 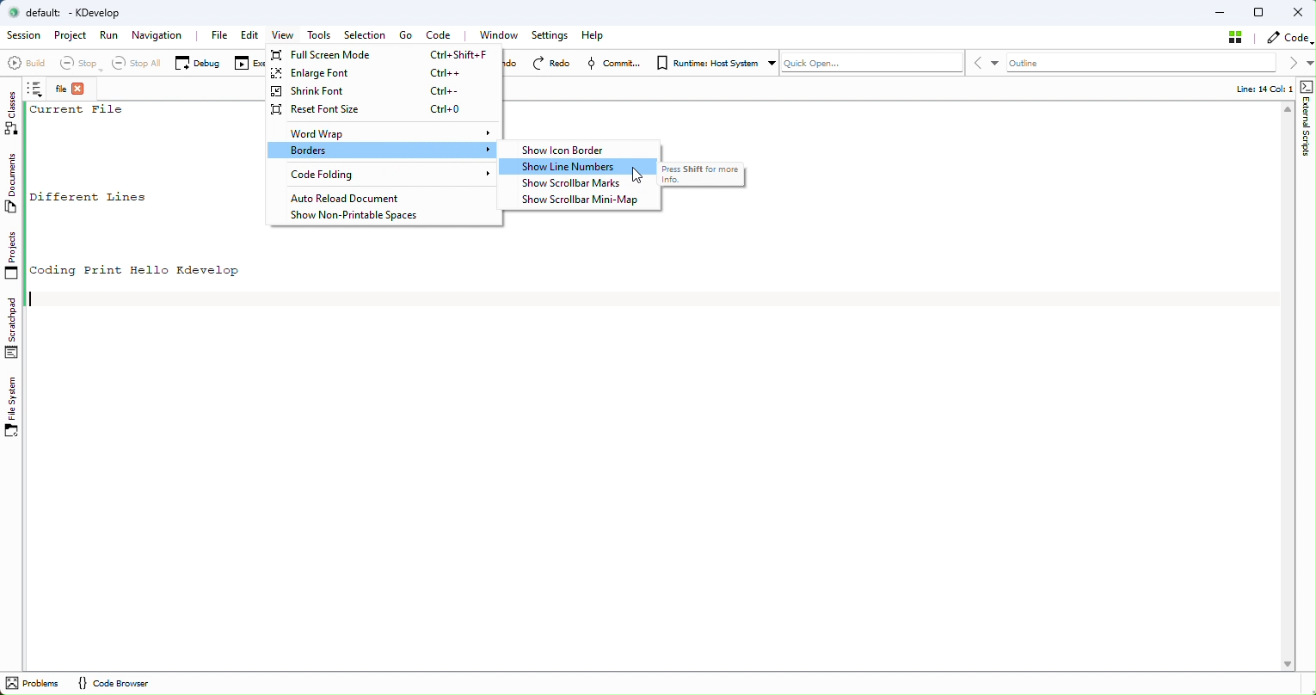 I want to click on Show Non-Printable Spaces, so click(x=360, y=216).